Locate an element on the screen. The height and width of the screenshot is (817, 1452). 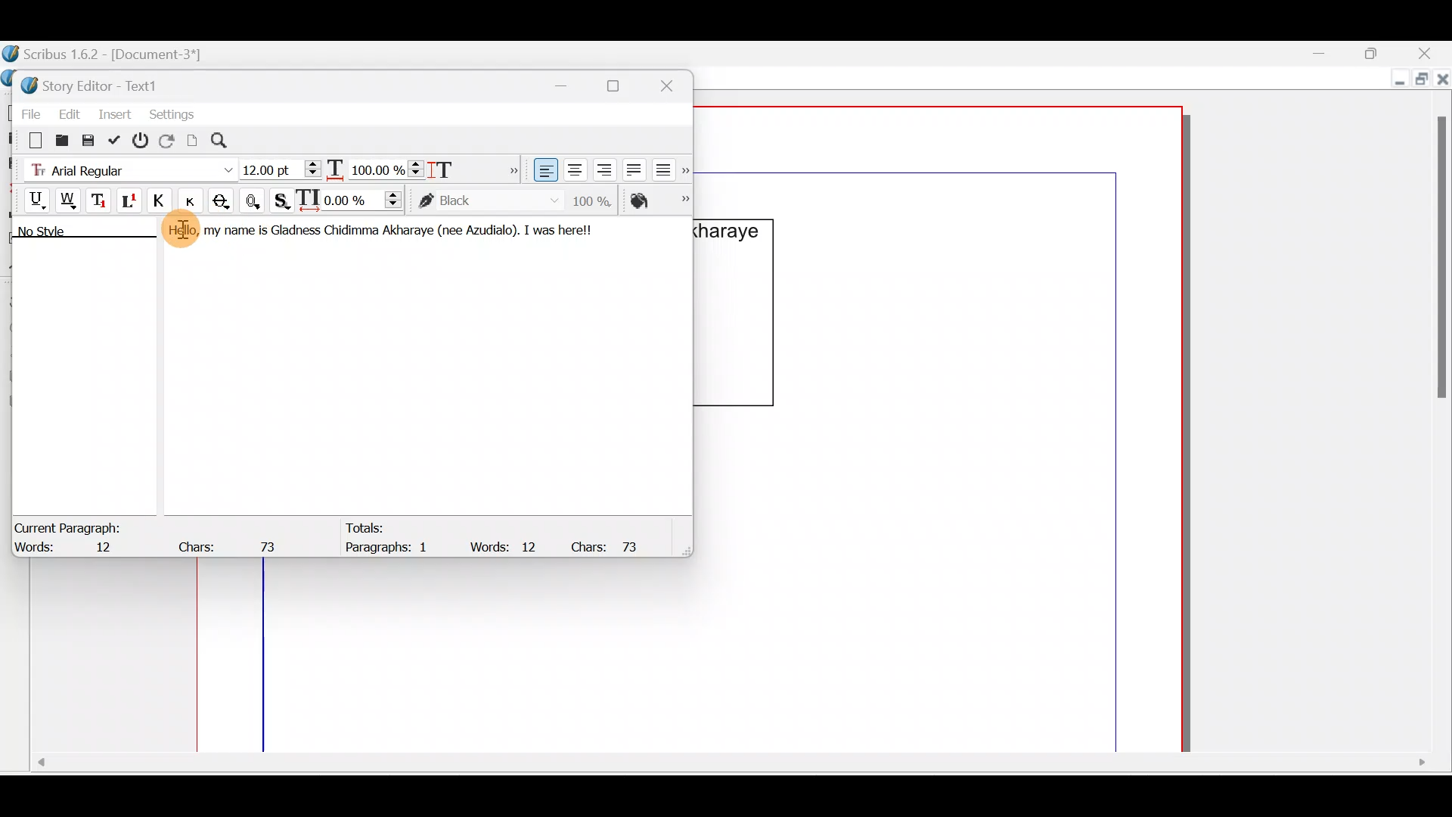
Insert  is located at coordinates (116, 113).